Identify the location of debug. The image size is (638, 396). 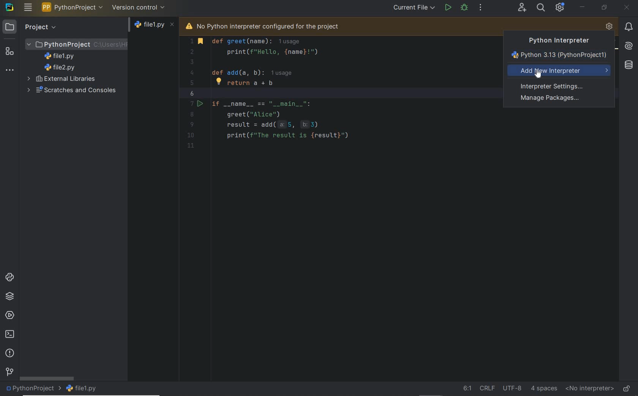
(465, 7).